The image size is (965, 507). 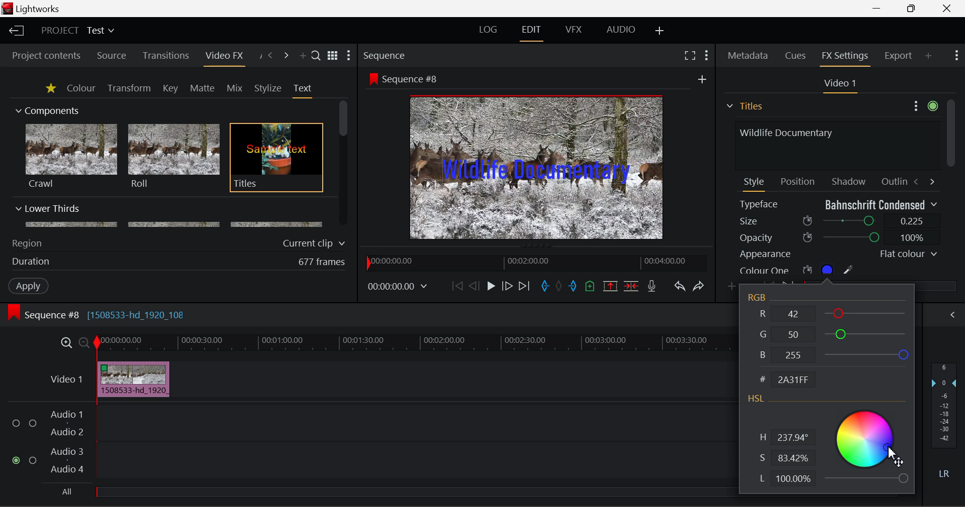 I want to click on Appearance, so click(x=837, y=254).